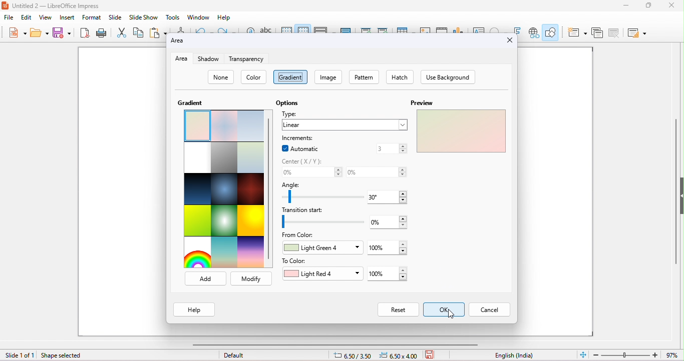 The height and width of the screenshot is (361, 684). What do you see at coordinates (251, 189) in the screenshot?
I see `Gradient option 9` at bounding box center [251, 189].